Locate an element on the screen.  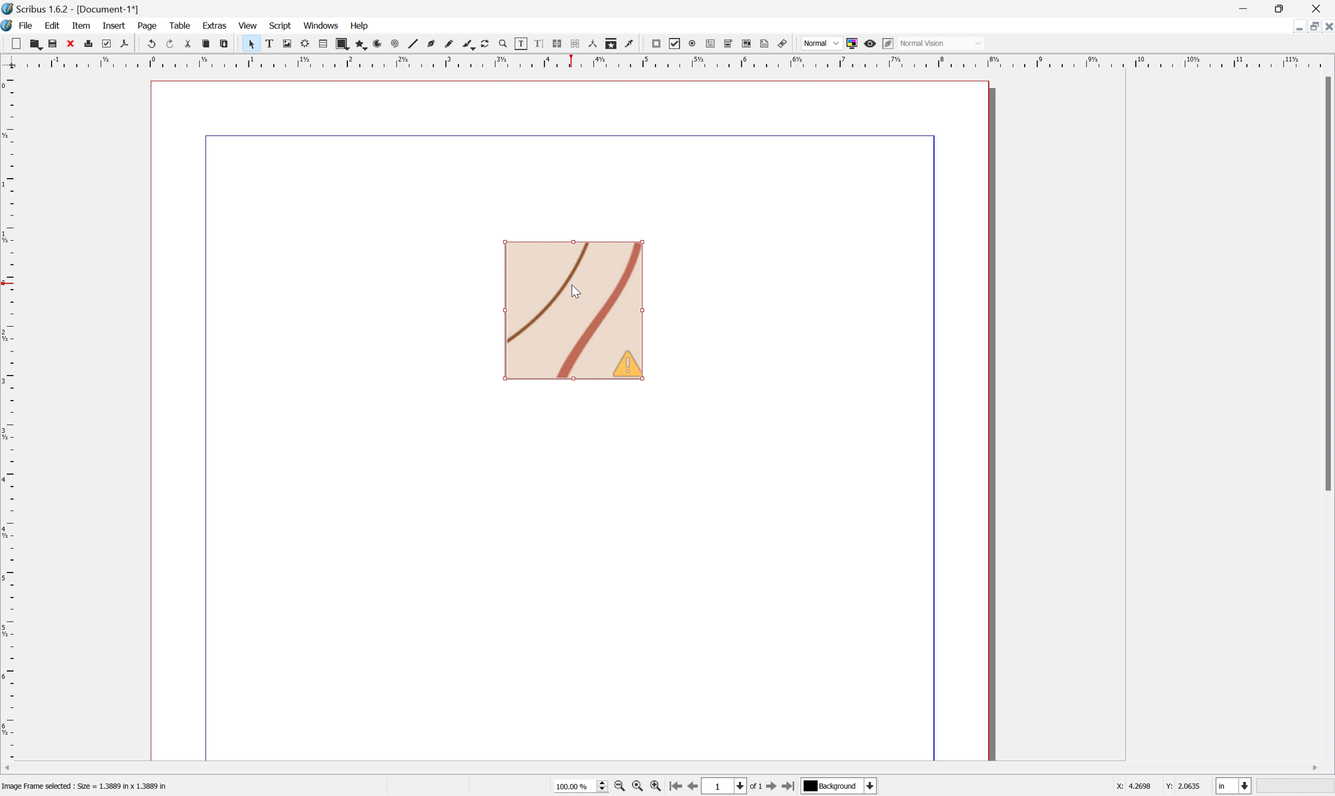
Copy is located at coordinates (208, 43).